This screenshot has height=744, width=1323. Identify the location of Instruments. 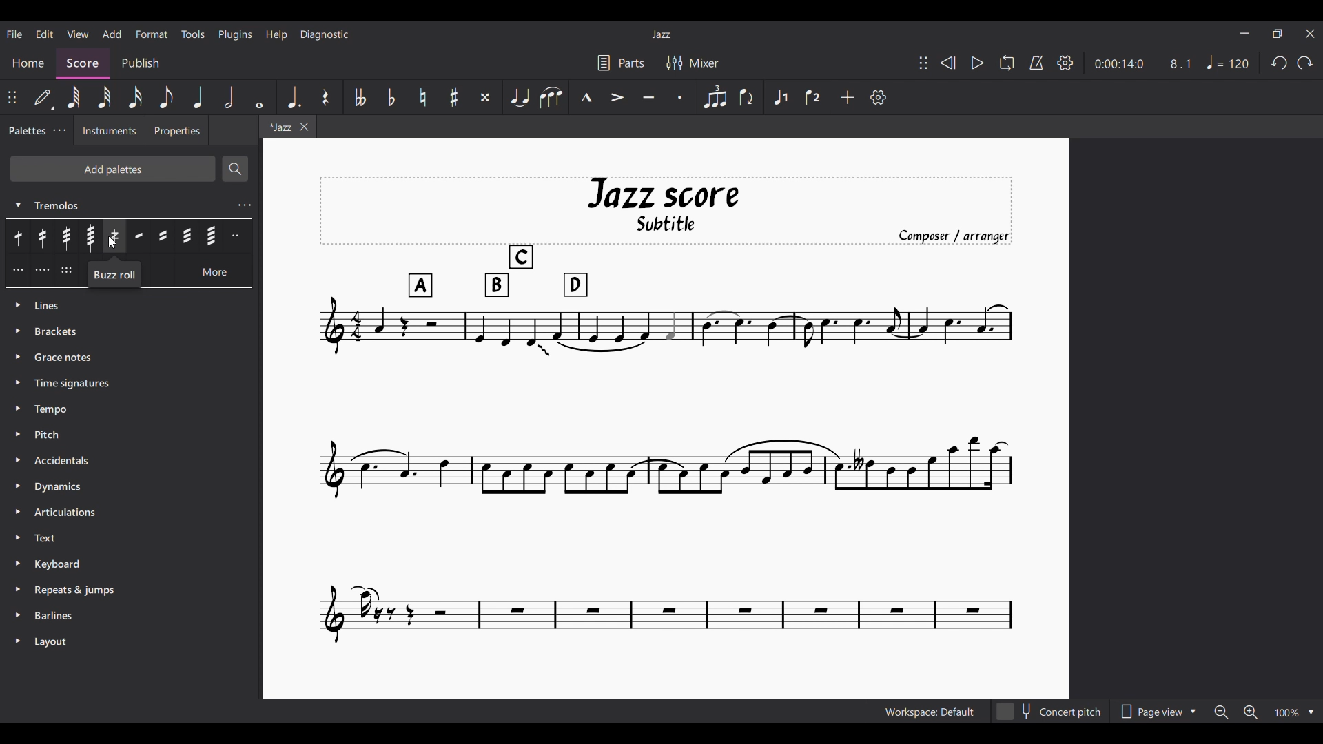
(110, 130).